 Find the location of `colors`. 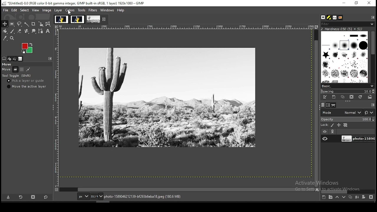

colors is located at coordinates (70, 10).